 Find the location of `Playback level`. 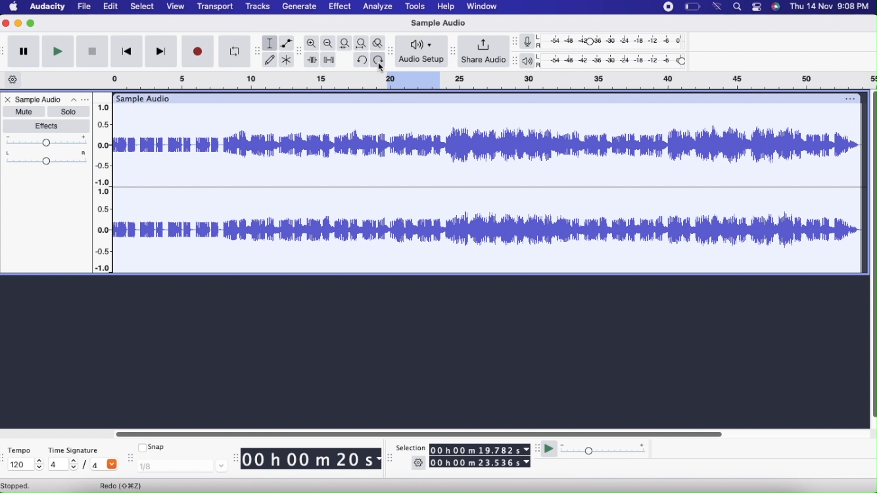

Playback level is located at coordinates (616, 62).